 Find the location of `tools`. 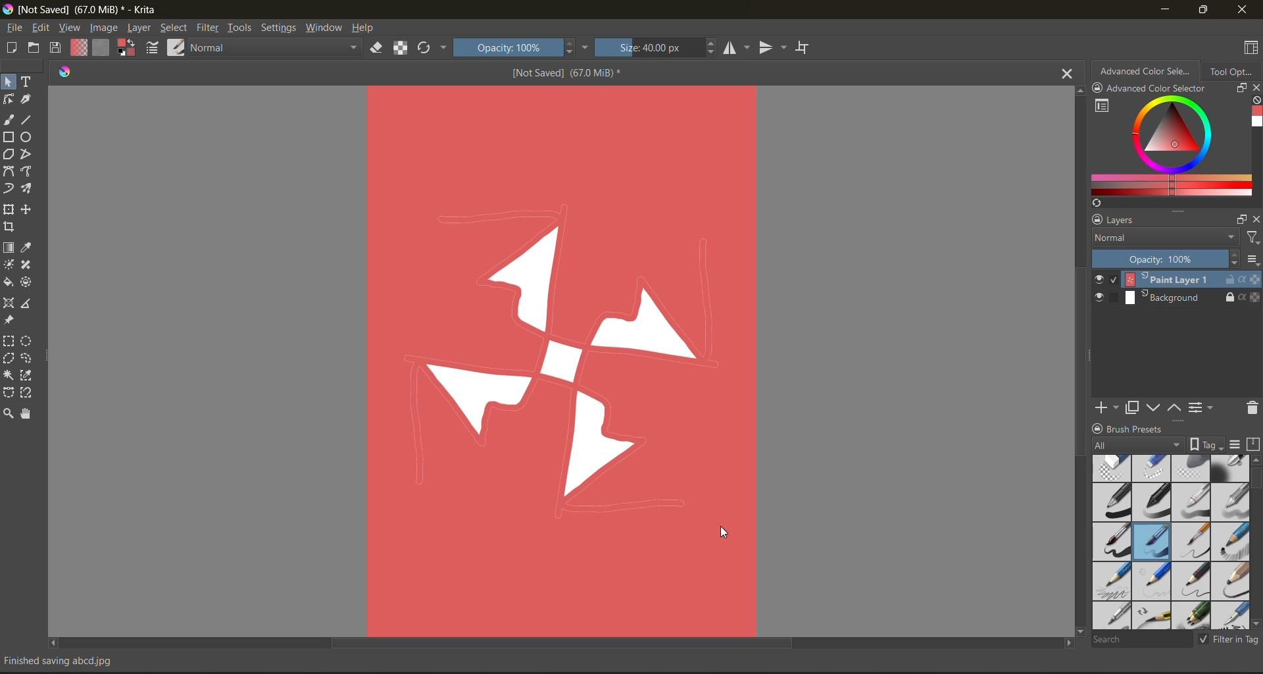

tools is located at coordinates (29, 82).